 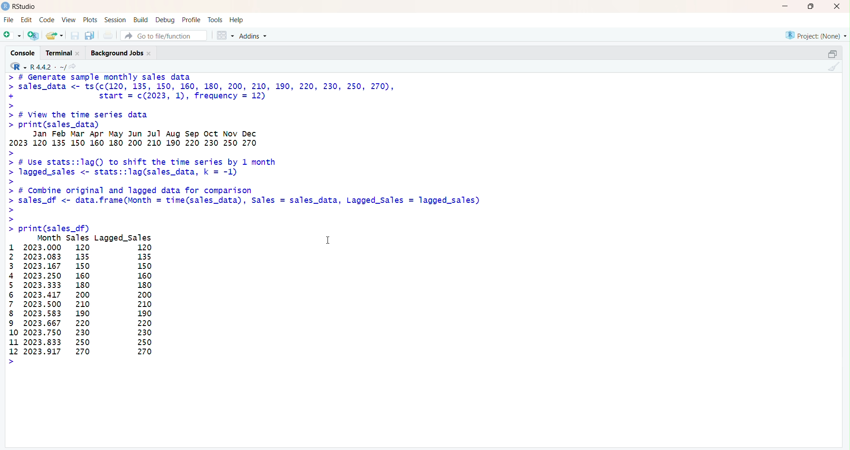 I want to click on build, so click(x=141, y=19).